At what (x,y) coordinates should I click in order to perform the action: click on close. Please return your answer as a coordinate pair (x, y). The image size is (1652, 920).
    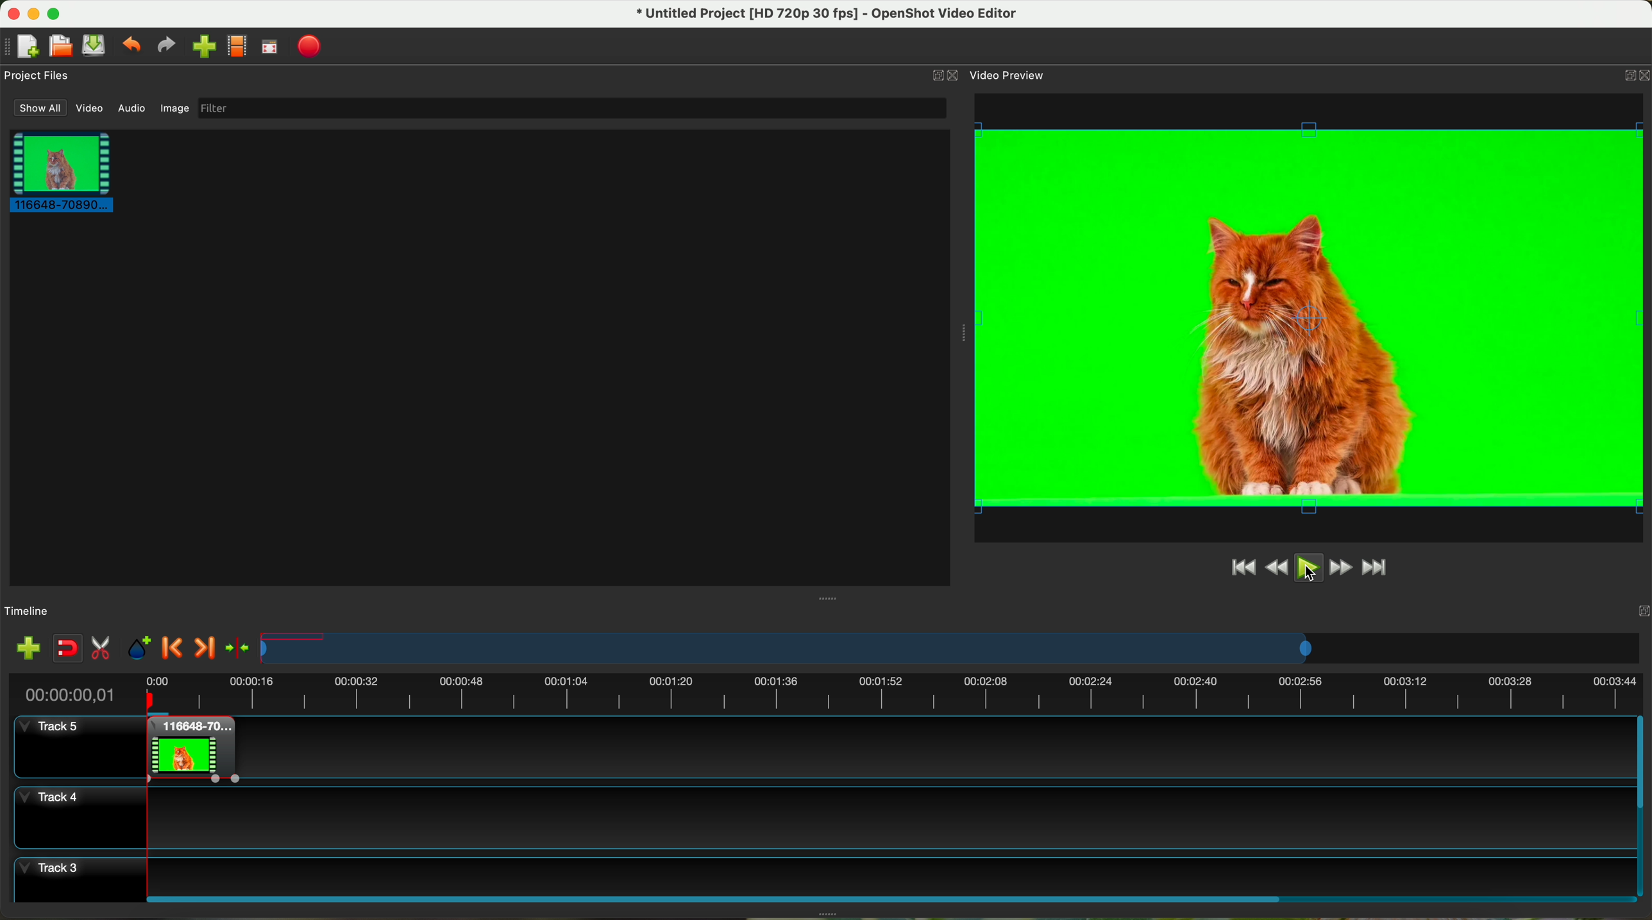
    Looking at the image, I should click on (947, 76).